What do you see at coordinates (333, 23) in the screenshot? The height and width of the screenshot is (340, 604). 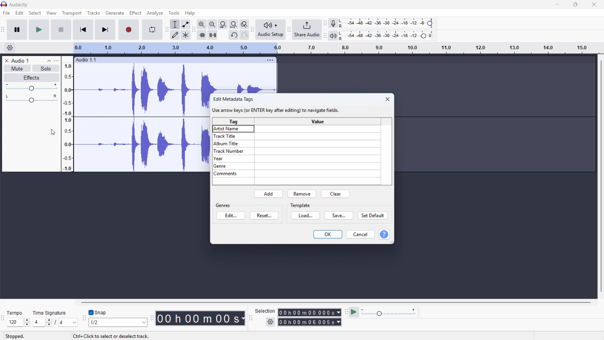 I see `recording meter ` at bounding box center [333, 23].